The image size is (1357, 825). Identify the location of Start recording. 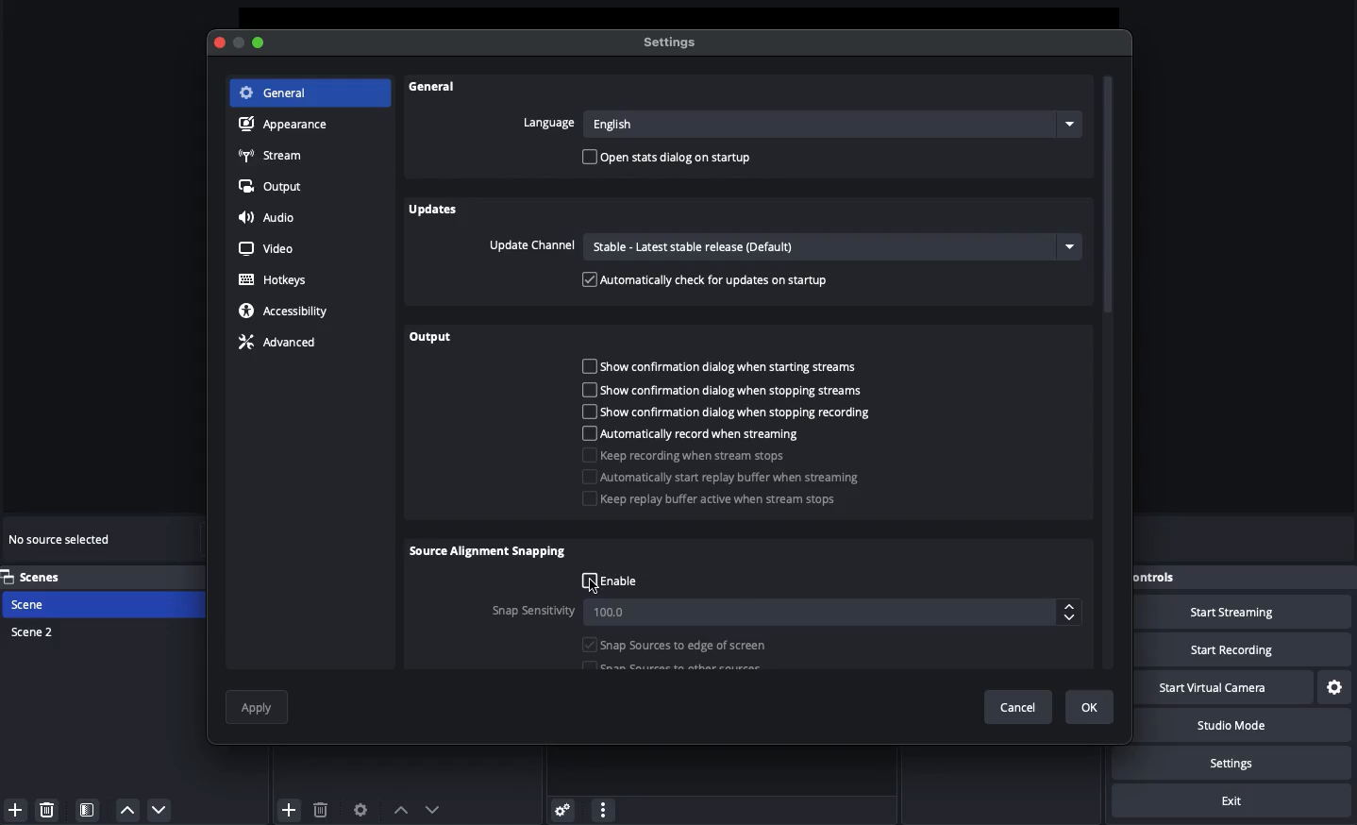
(1255, 650).